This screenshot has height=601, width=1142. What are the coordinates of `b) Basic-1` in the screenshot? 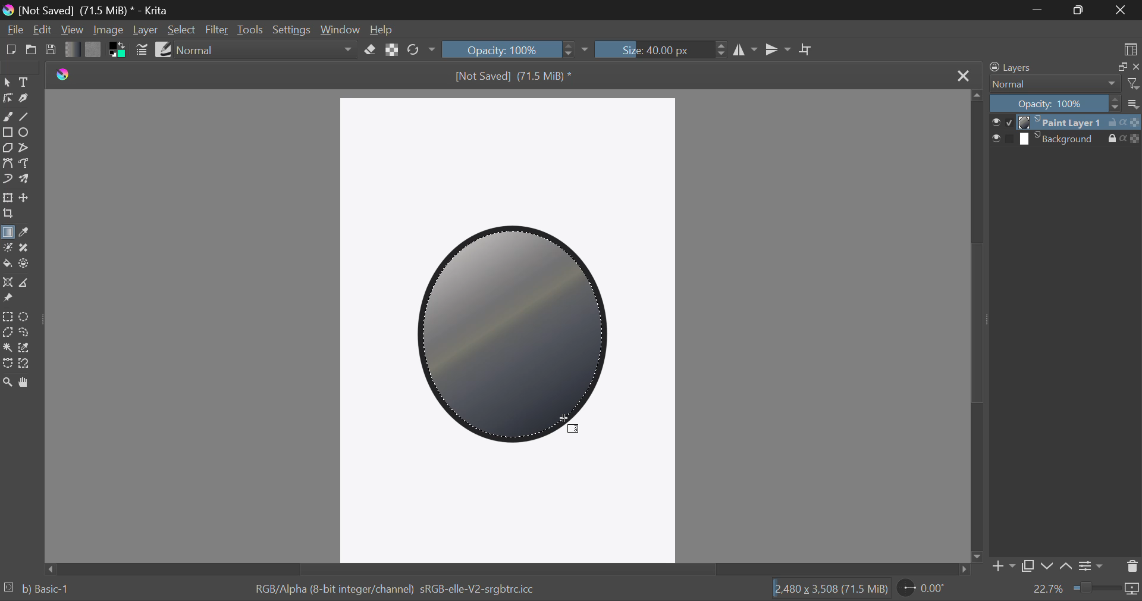 It's located at (43, 590).